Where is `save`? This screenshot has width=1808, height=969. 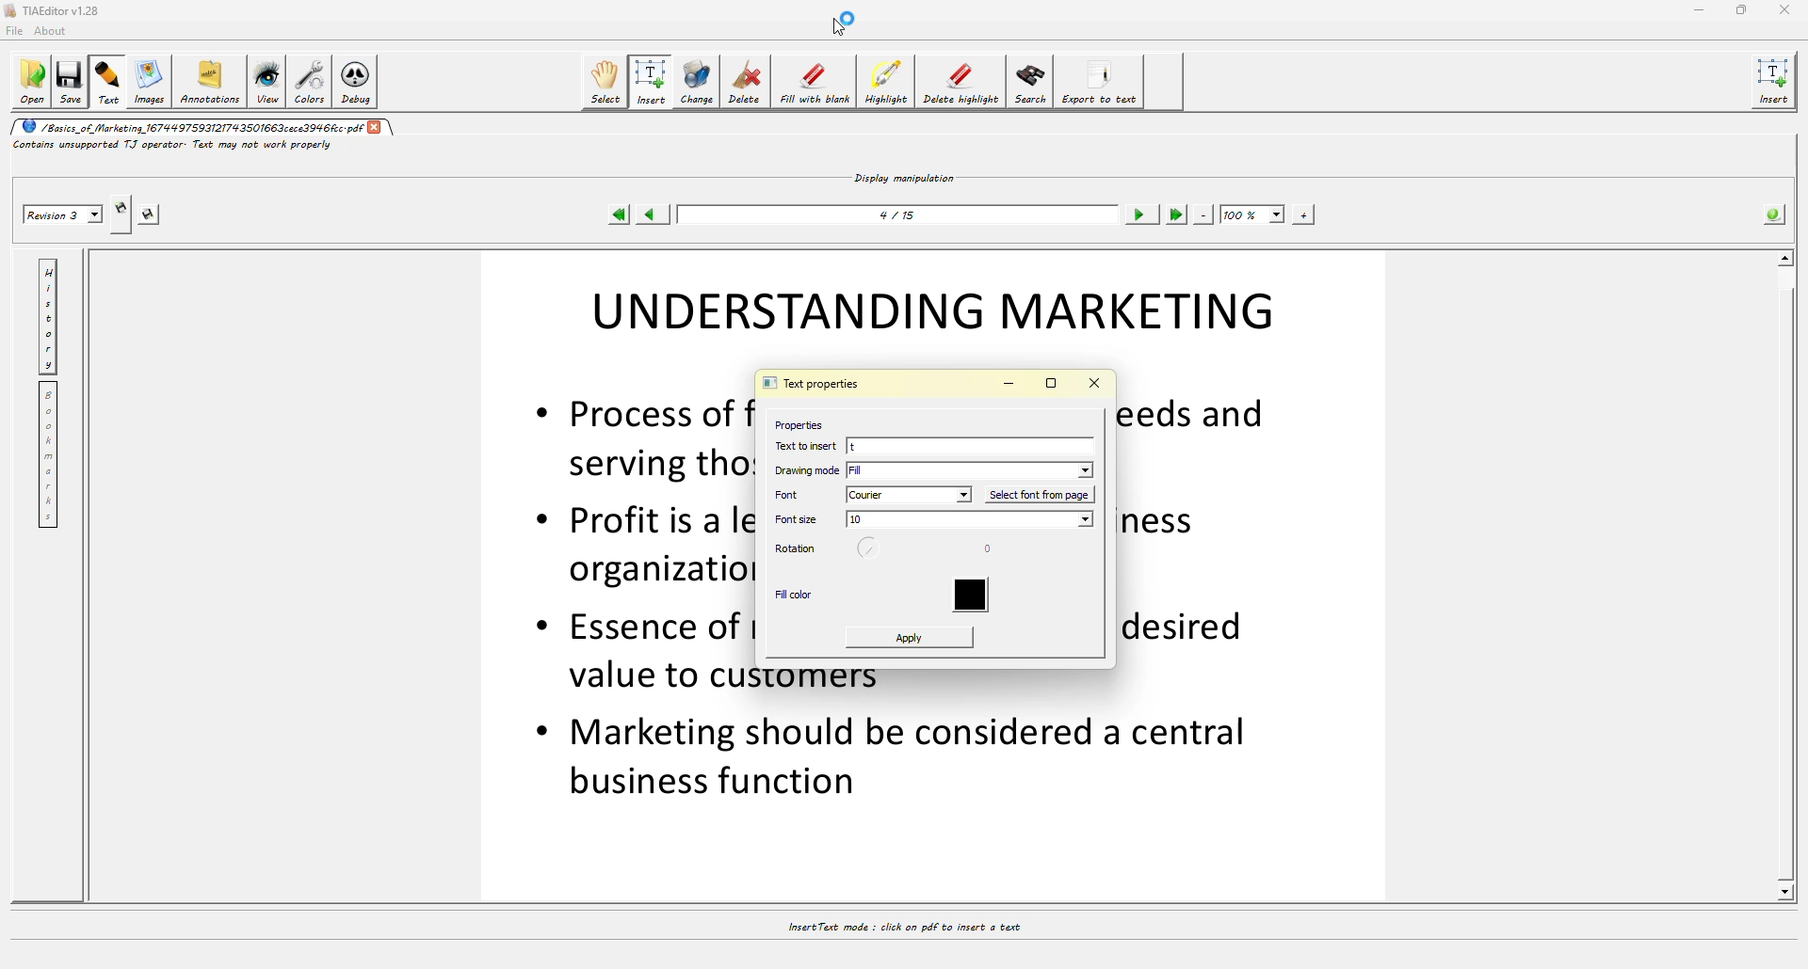
save is located at coordinates (73, 82).